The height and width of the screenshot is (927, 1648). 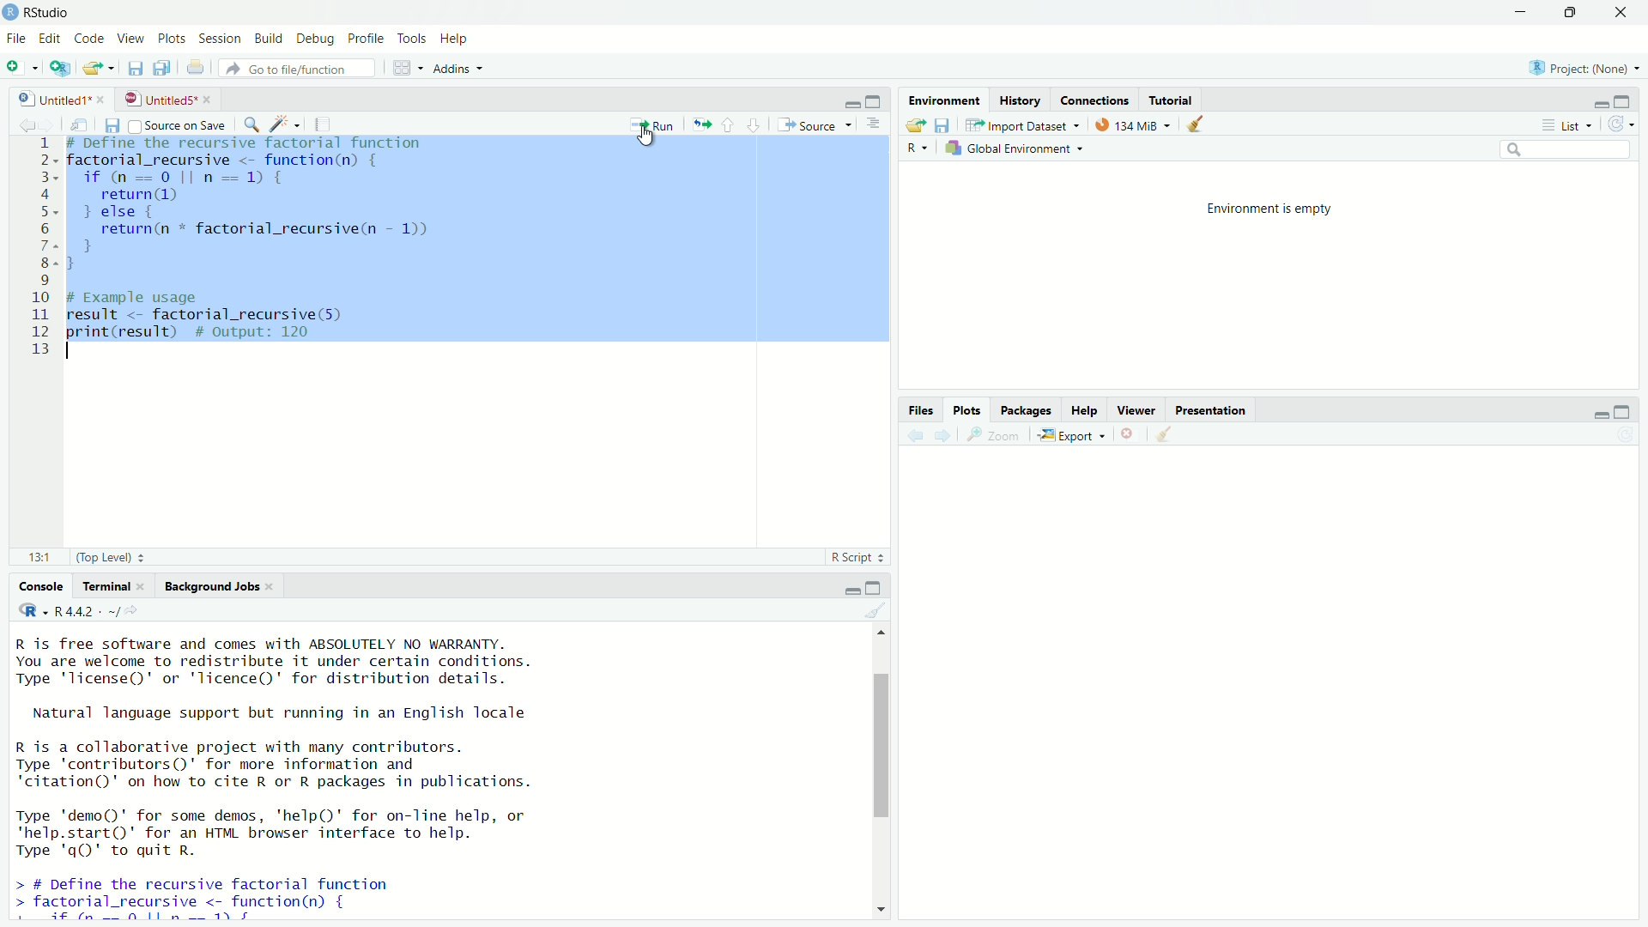 What do you see at coordinates (944, 98) in the screenshot?
I see `Environment` at bounding box center [944, 98].